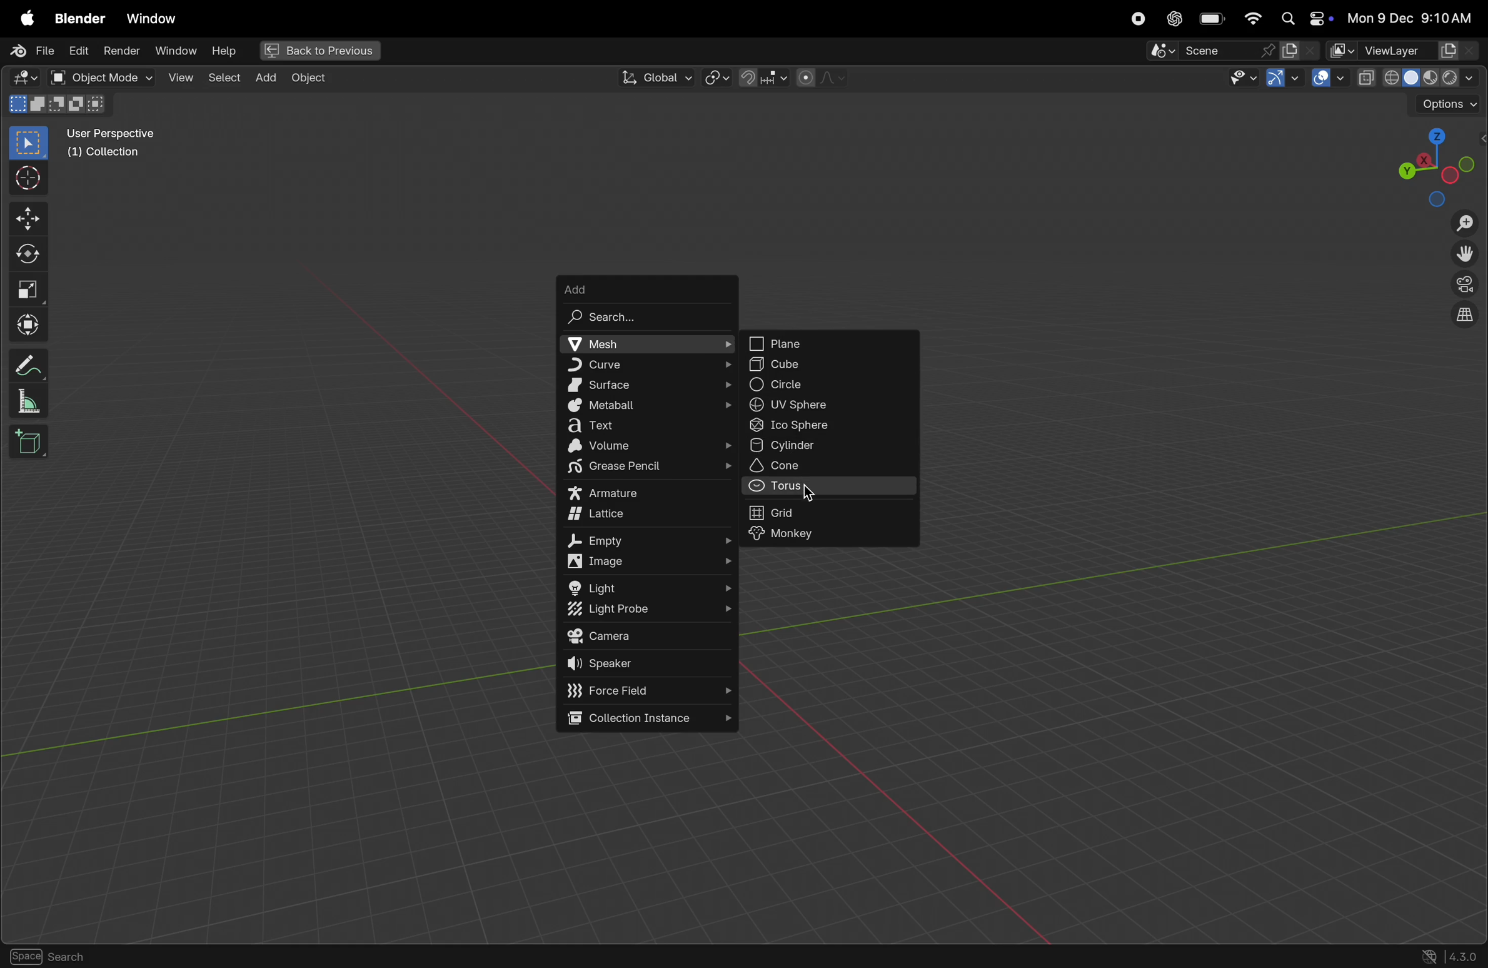 The height and width of the screenshot is (968, 1488). I want to click on ametaure, so click(648, 493).